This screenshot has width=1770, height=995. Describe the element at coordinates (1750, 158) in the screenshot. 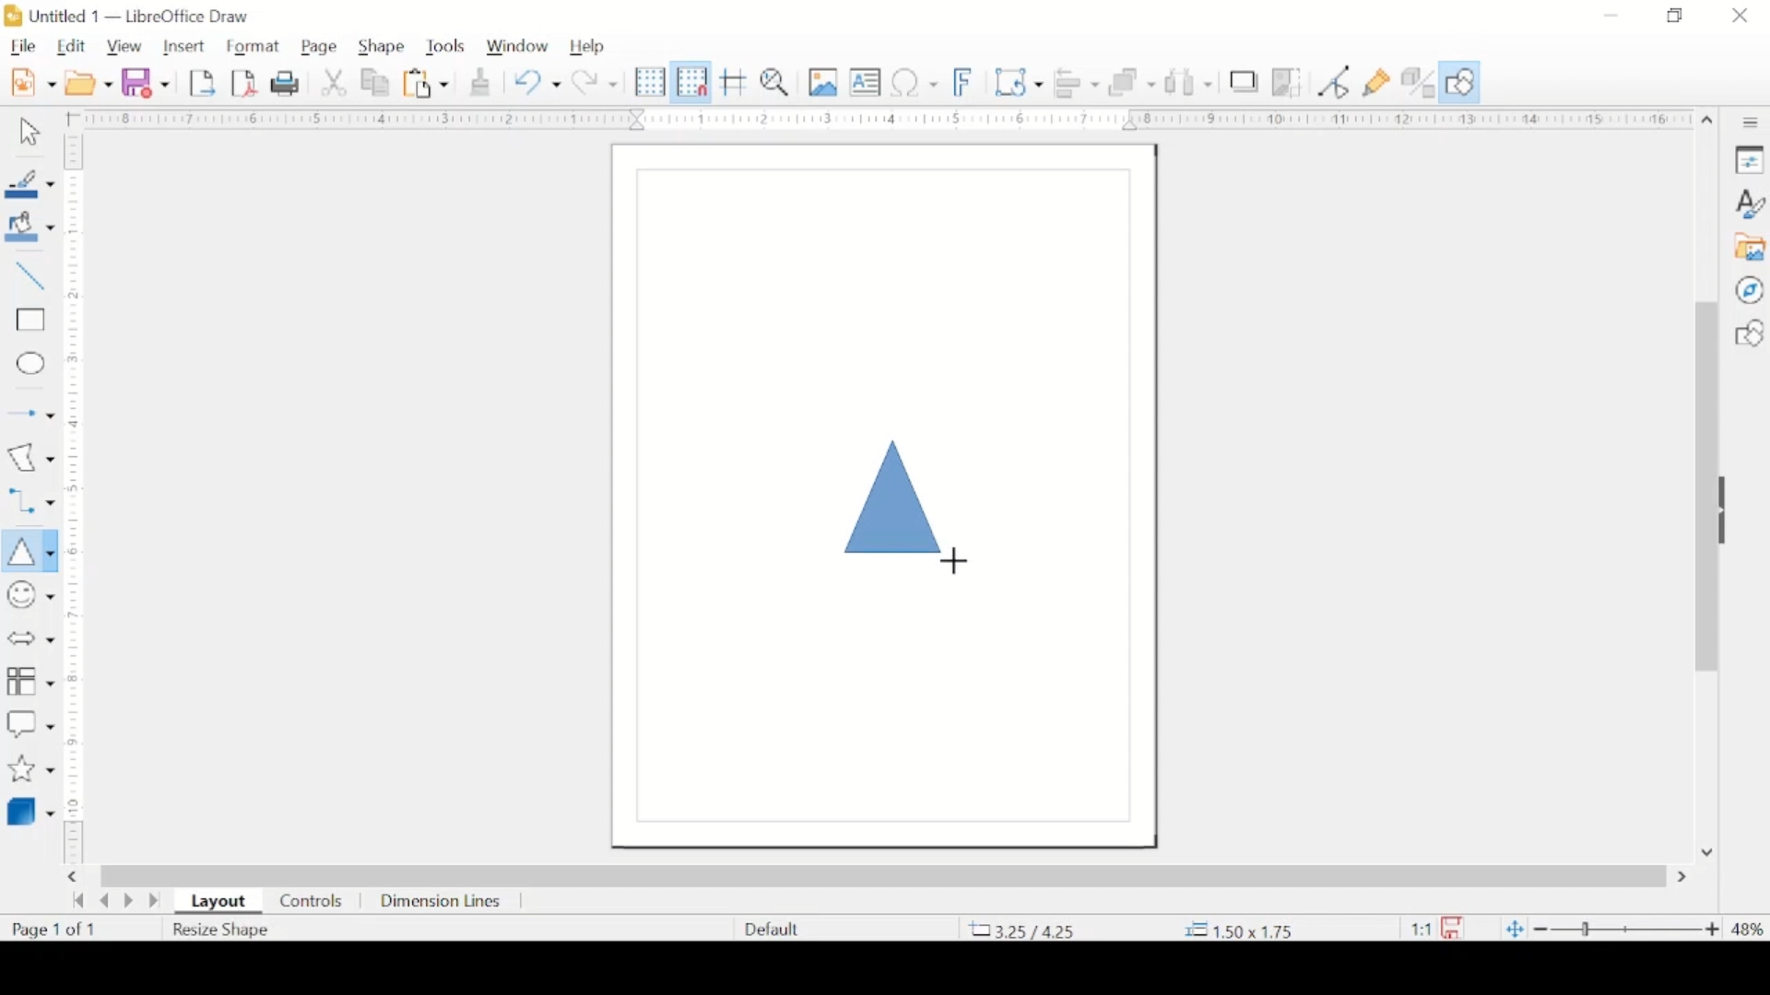

I see `properties` at that location.